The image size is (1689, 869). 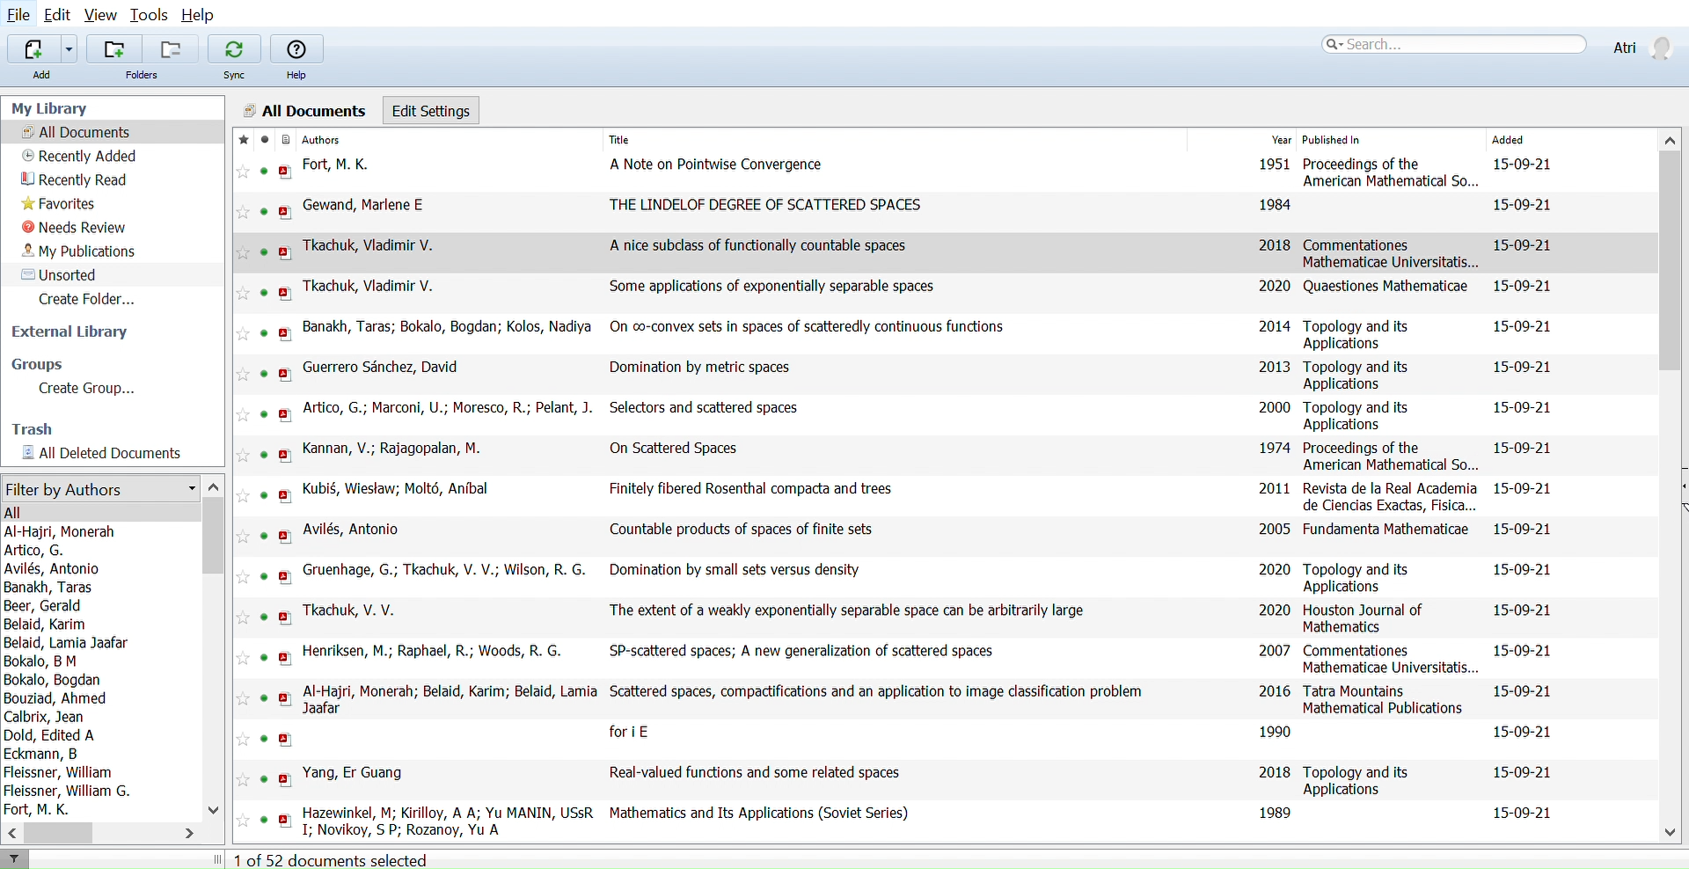 I want to click on Recently added, so click(x=79, y=157).